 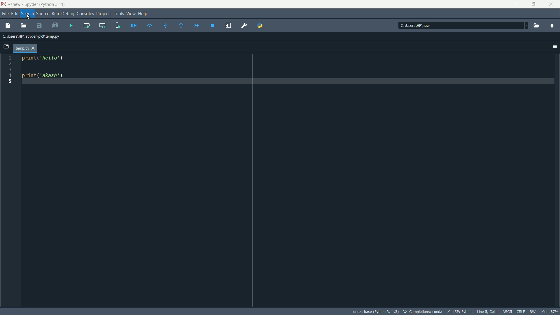 I want to click on memory usage, so click(x=550, y=311).